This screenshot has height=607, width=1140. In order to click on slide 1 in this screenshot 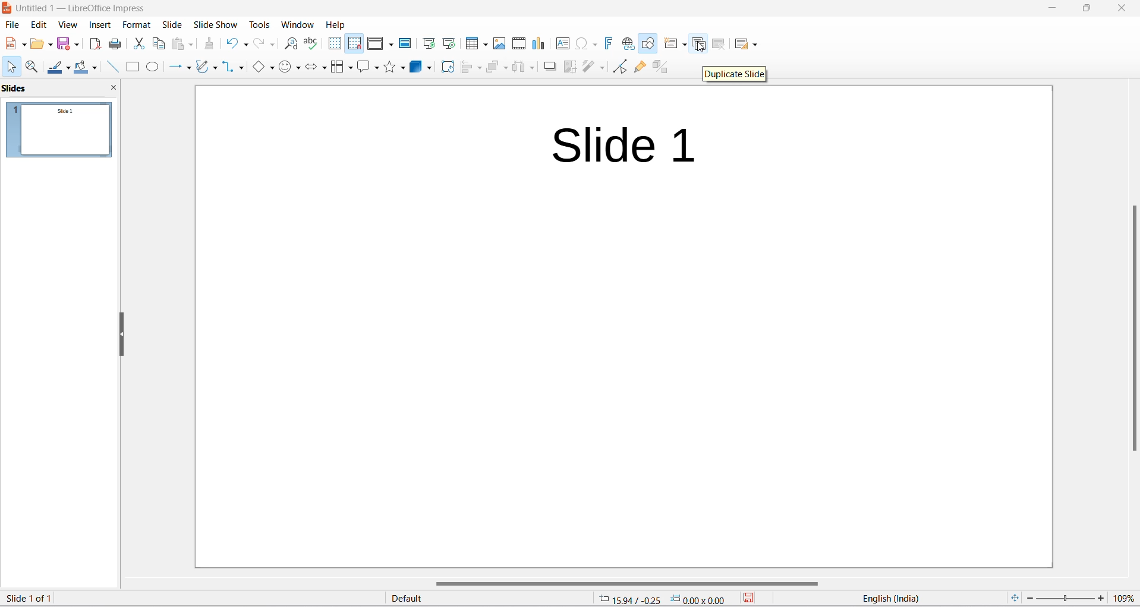, I will do `click(622, 327)`.